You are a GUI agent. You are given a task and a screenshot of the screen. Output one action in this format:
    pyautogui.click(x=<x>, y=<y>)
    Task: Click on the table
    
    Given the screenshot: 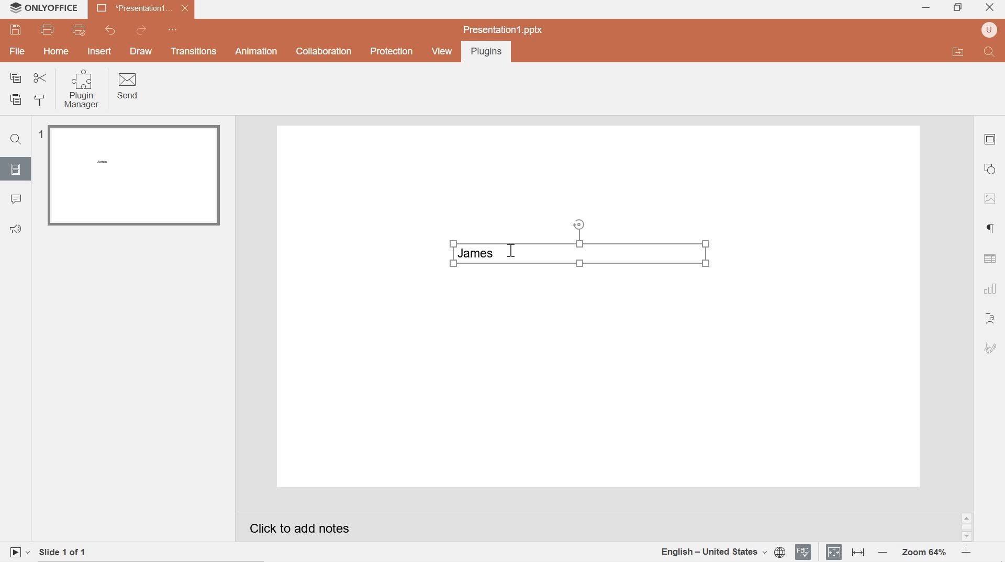 What is the action you would take?
    pyautogui.click(x=990, y=258)
    